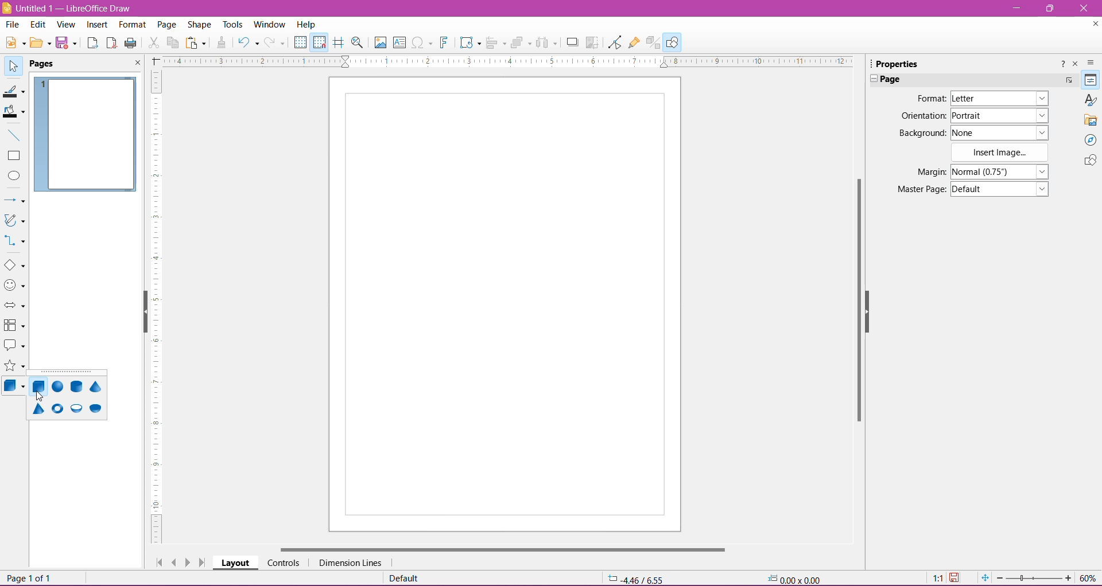 The image size is (1102, 586). I want to click on Ellipse, so click(13, 176).